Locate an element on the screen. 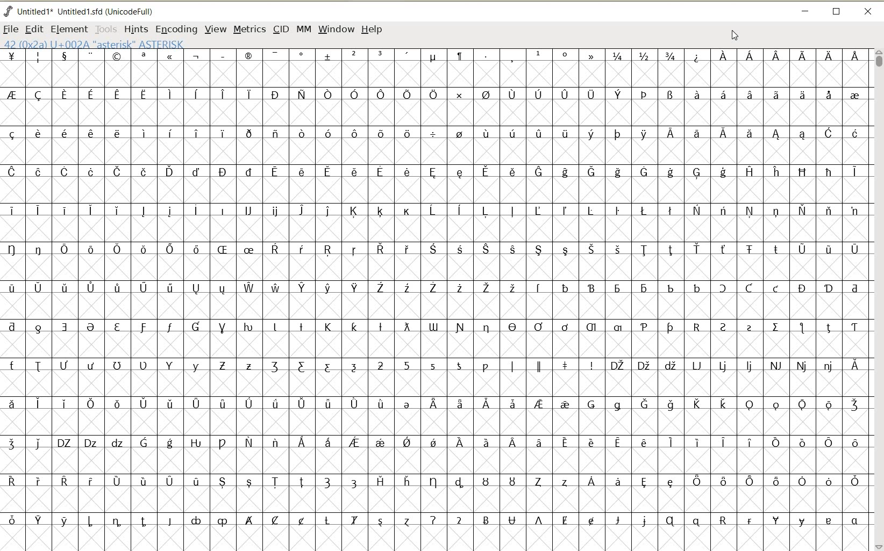  CLOSE is located at coordinates (867, 11).